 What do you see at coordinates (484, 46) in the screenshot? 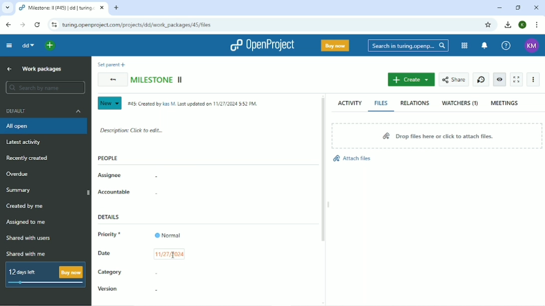
I see `To notification center` at bounding box center [484, 46].